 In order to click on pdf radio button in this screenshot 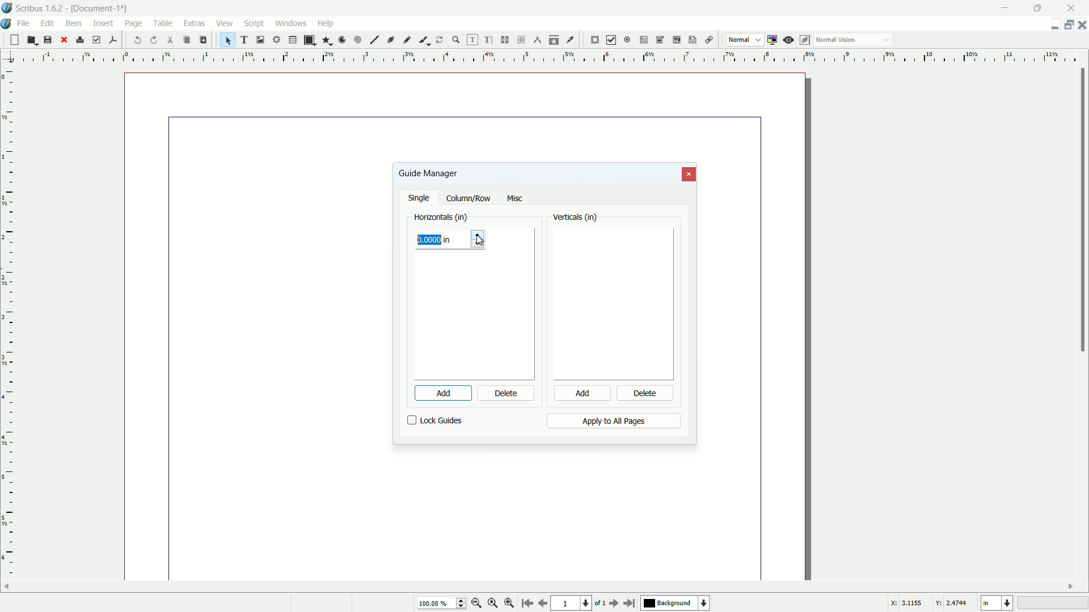, I will do `click(626, 40)`.